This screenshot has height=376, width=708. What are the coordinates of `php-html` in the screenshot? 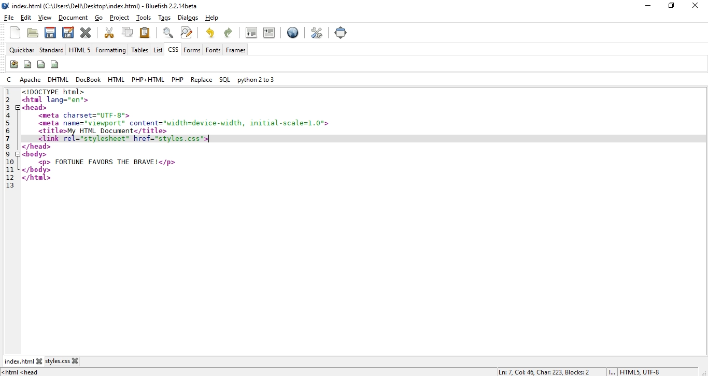 It's located at (148, 80).